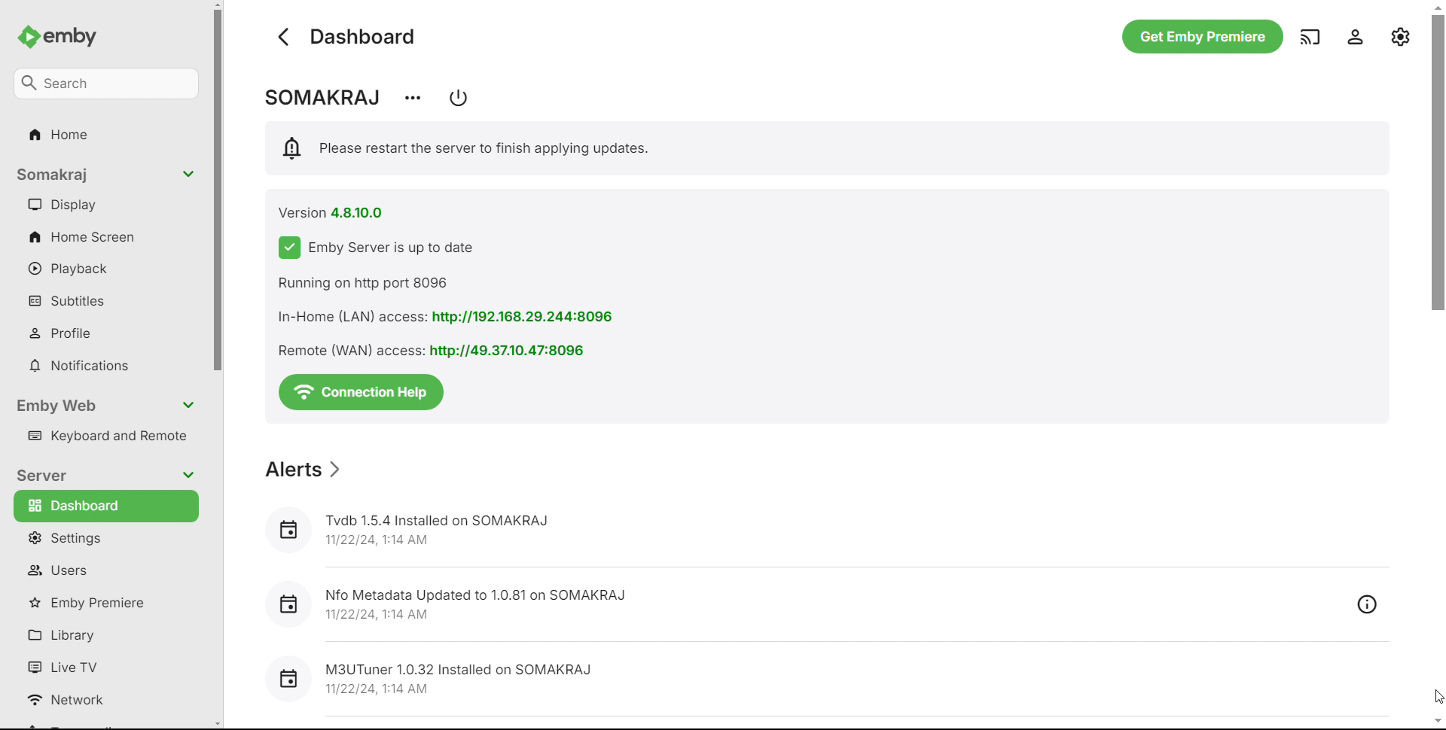 The image size is (1446, 730). Describe the element at coordinates (361, 393) in the screenshot. I see `connection help` at that location.